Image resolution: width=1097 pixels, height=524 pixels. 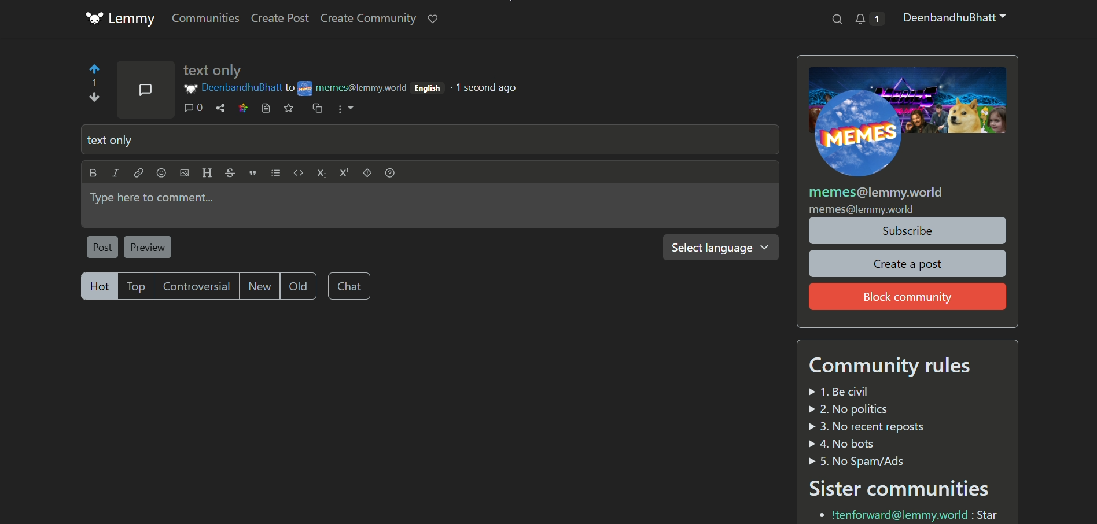 What do you see at coordinates (907, 141) in the screenshot?
I see `name and photo` at bounding box center [907, 141].